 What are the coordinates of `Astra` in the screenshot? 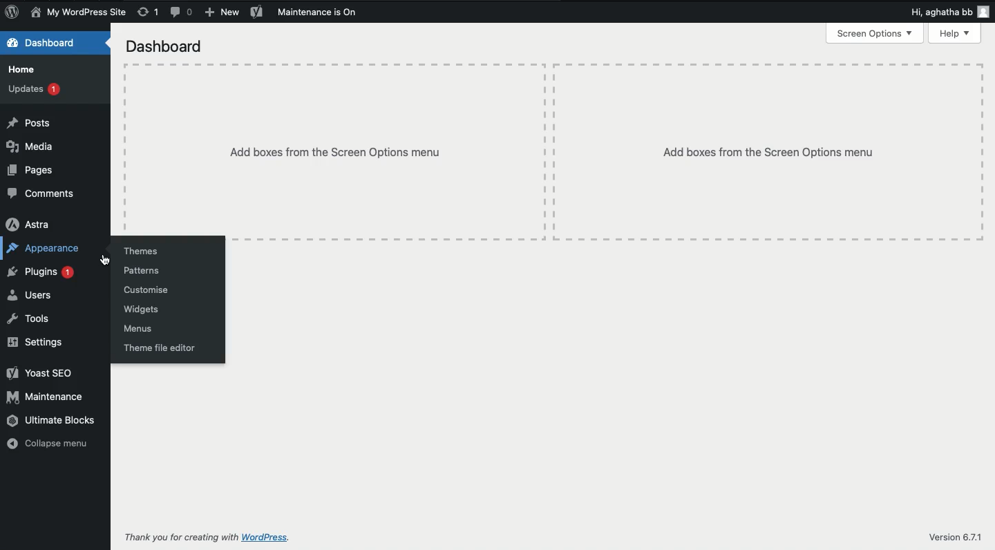 It's located at (30, 225).